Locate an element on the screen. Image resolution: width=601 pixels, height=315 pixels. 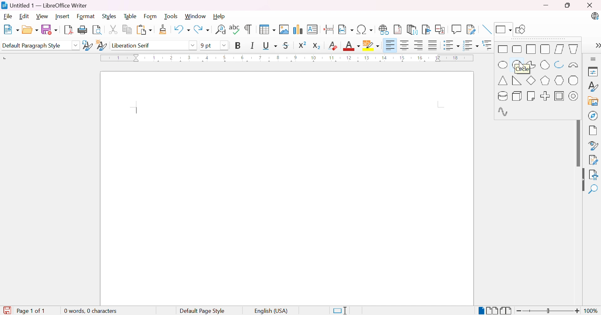
Insert comment is located at coordinates (458, 29).